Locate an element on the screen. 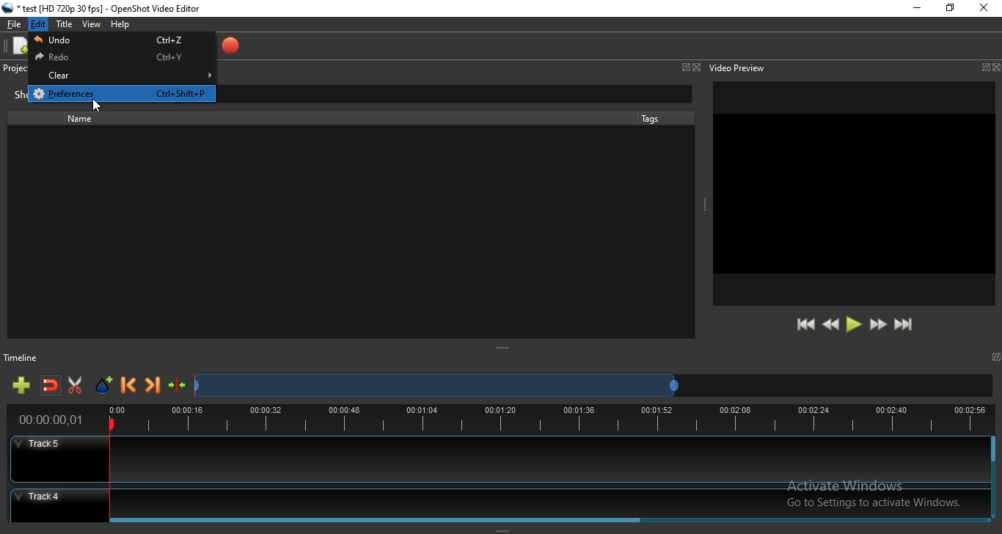 This screenshot has height=534, width=1002. undo is located at coordinates (122, 42).